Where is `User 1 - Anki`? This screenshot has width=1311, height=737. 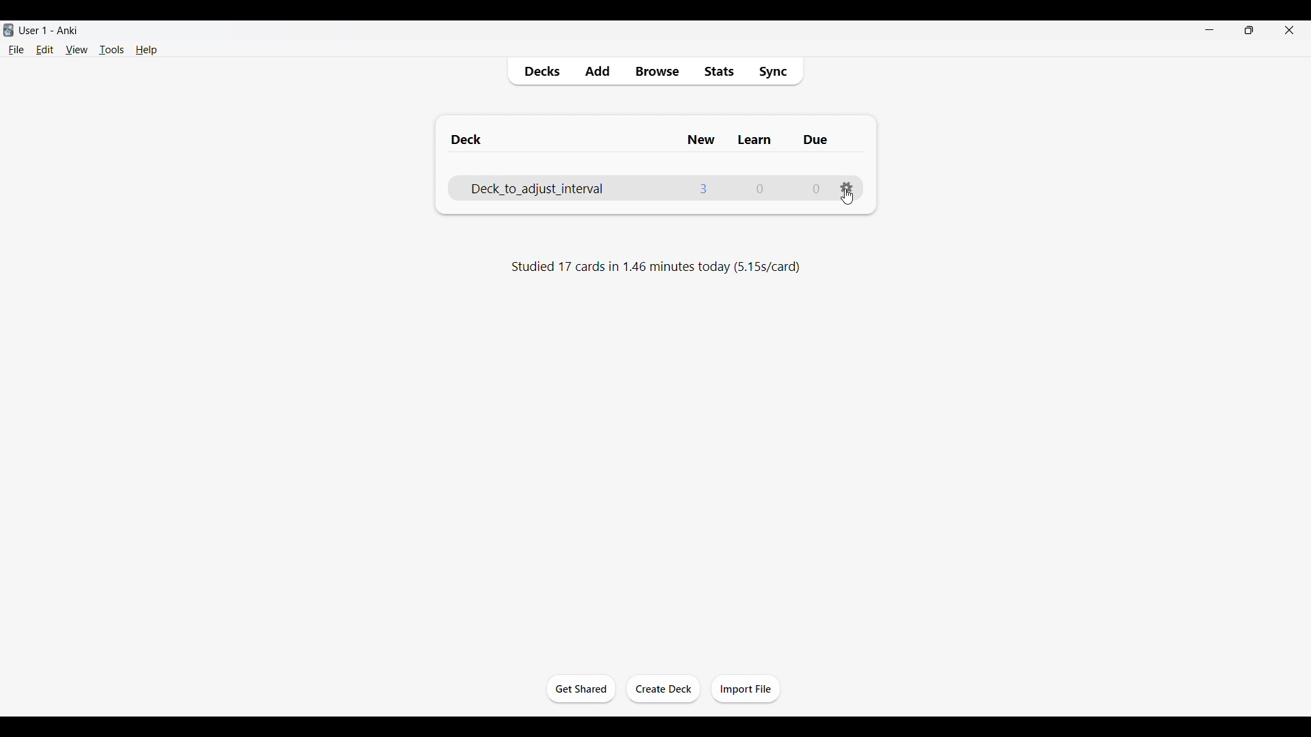
User 1 - Anki is located at coordinates (51, 30).